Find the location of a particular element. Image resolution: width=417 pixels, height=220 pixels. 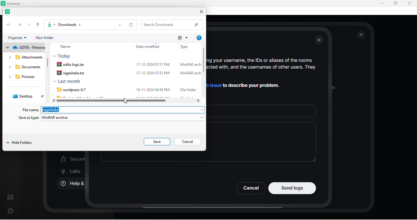

change view is located at coordinates (183, 37).